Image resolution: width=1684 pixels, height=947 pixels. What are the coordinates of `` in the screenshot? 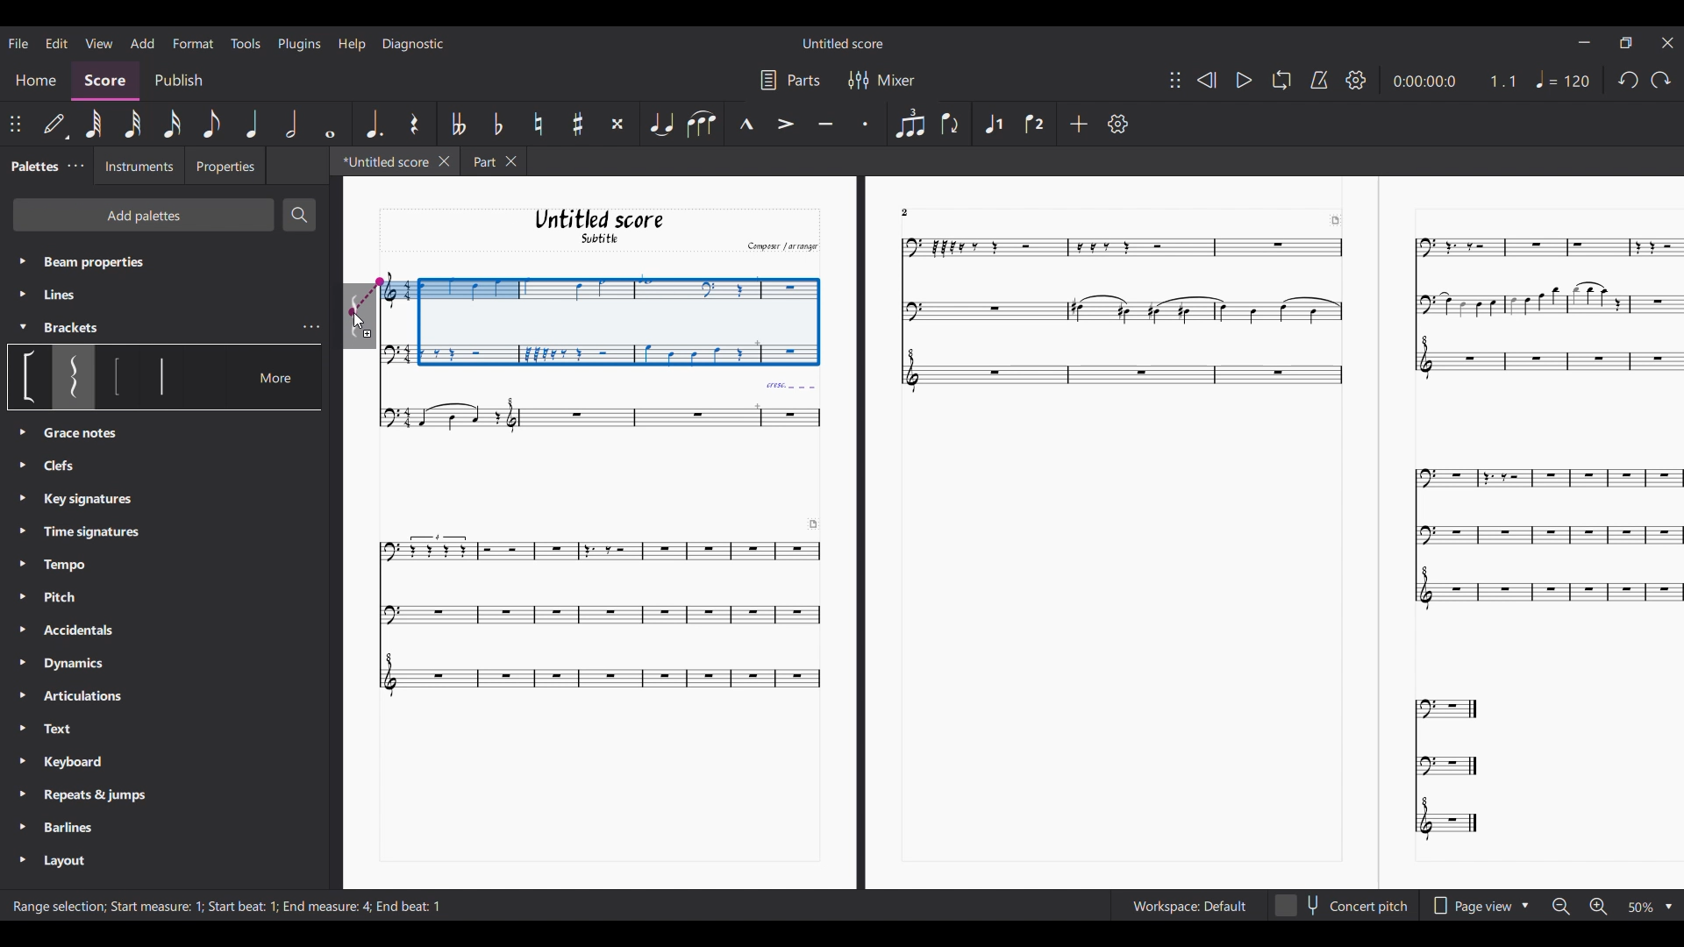 It's located at (18, 862).